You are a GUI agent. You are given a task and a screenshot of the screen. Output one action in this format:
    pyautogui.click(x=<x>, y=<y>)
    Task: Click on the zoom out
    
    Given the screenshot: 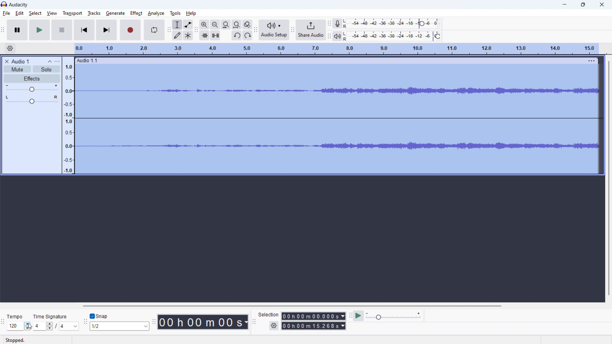 What is the action you would take?
    pyautogui.click(x=215, y=25)
    